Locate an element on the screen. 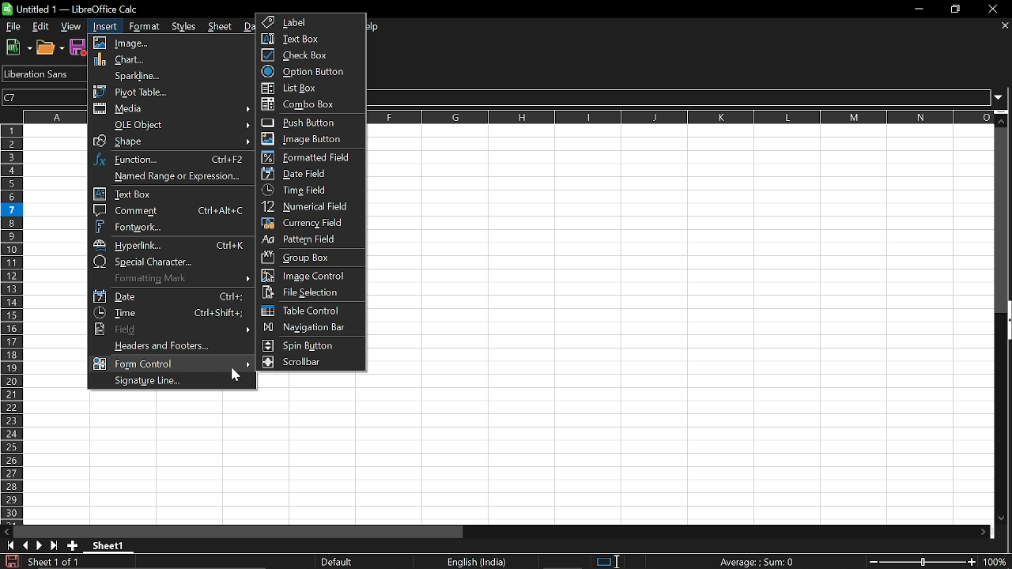 The height and width of the screenshot is (569, 1012). Language is located at coordinates (477, 563).